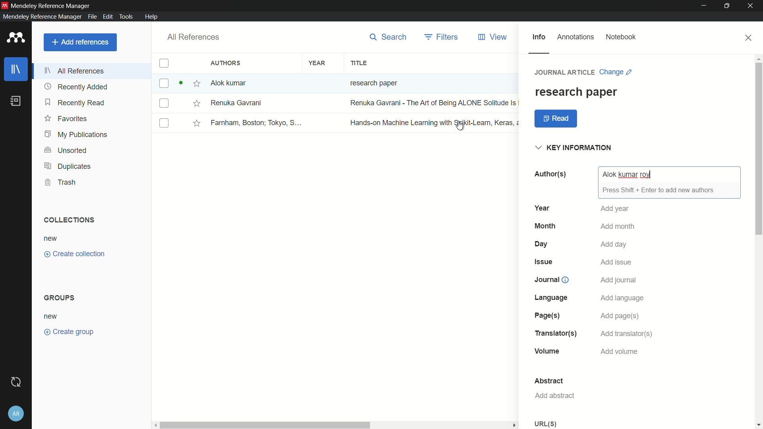 Image resolution: width=763 pixels, height=429 pixels. Describe the element at coordinates (318, 64) in the screenshot. I see `year` at that location.